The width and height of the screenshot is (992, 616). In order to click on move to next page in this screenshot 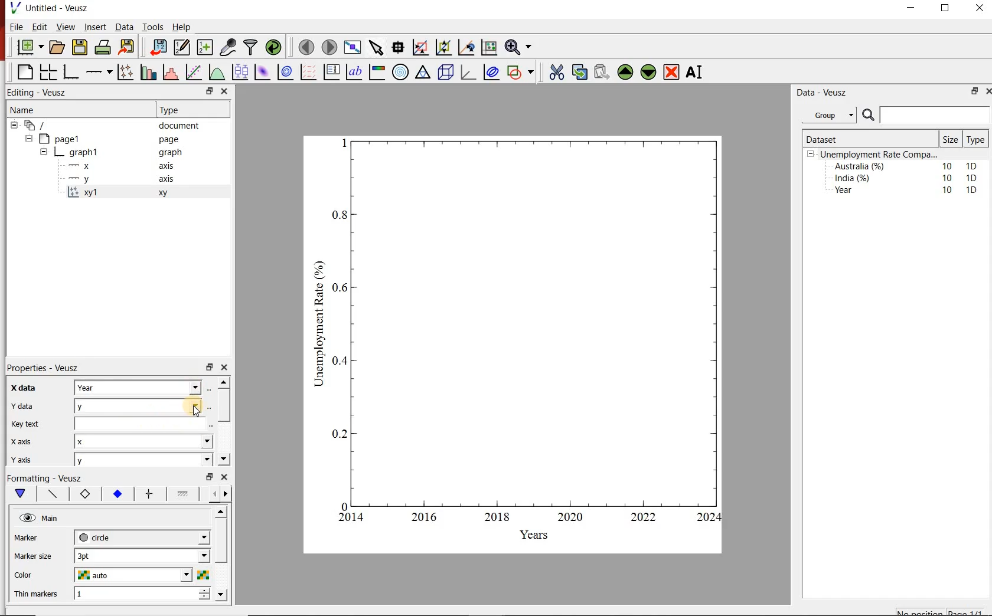, I will do `click(330, 47)`.